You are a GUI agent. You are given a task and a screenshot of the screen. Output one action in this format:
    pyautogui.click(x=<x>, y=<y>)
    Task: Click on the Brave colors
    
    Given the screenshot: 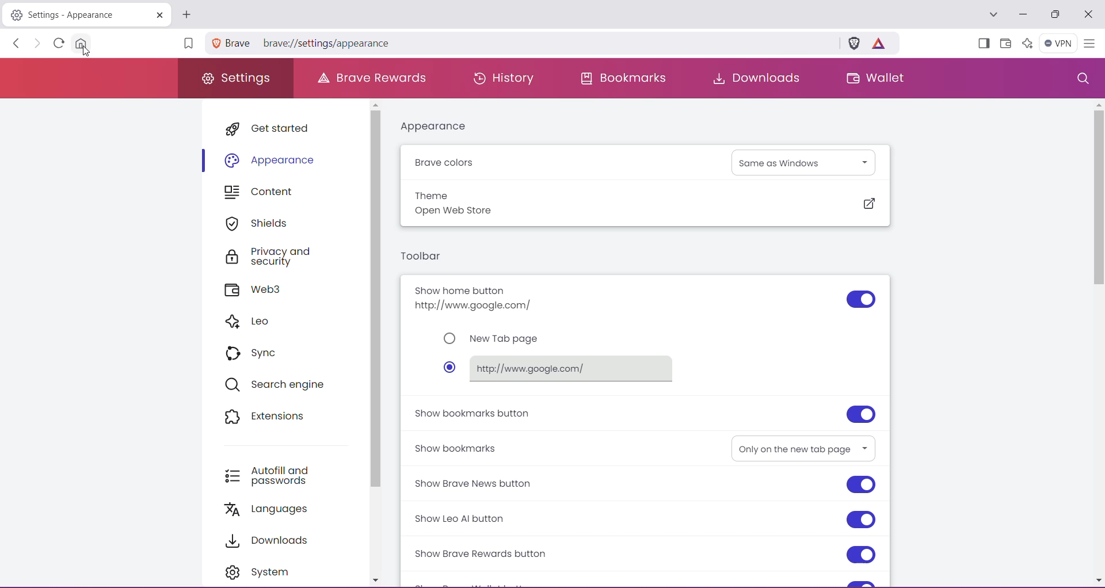 What is the action you would take?
    pyautogui.click(x=447, y=163)
    